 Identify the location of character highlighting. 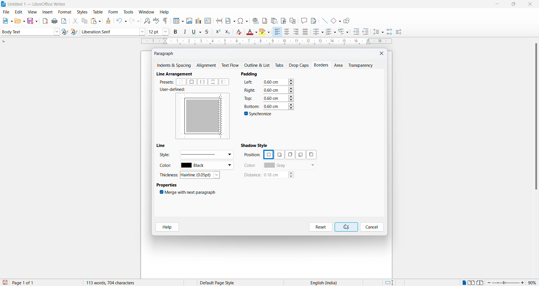
(266, 32).